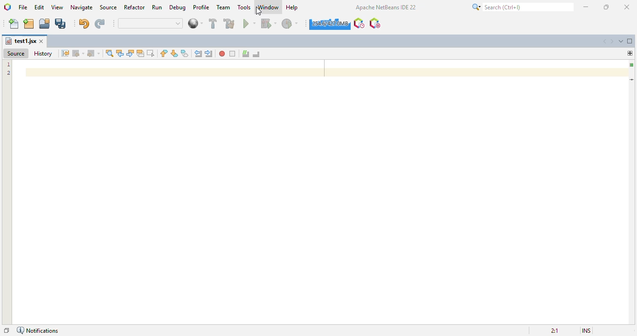 The image size is (637, 336). I want to click on stop macro recording, so click(233, 54).